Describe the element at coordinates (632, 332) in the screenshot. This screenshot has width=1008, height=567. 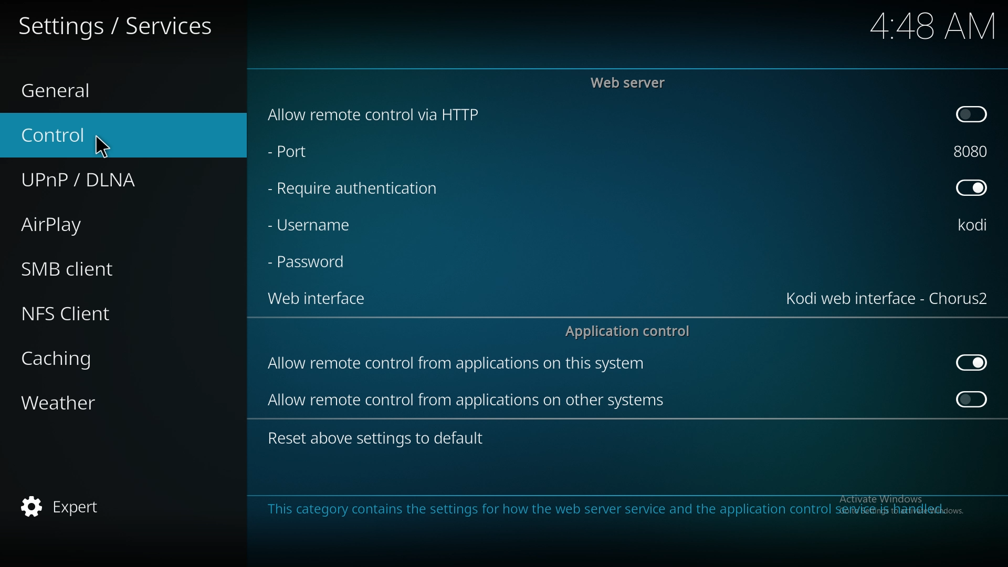
I see `application control` at that location.